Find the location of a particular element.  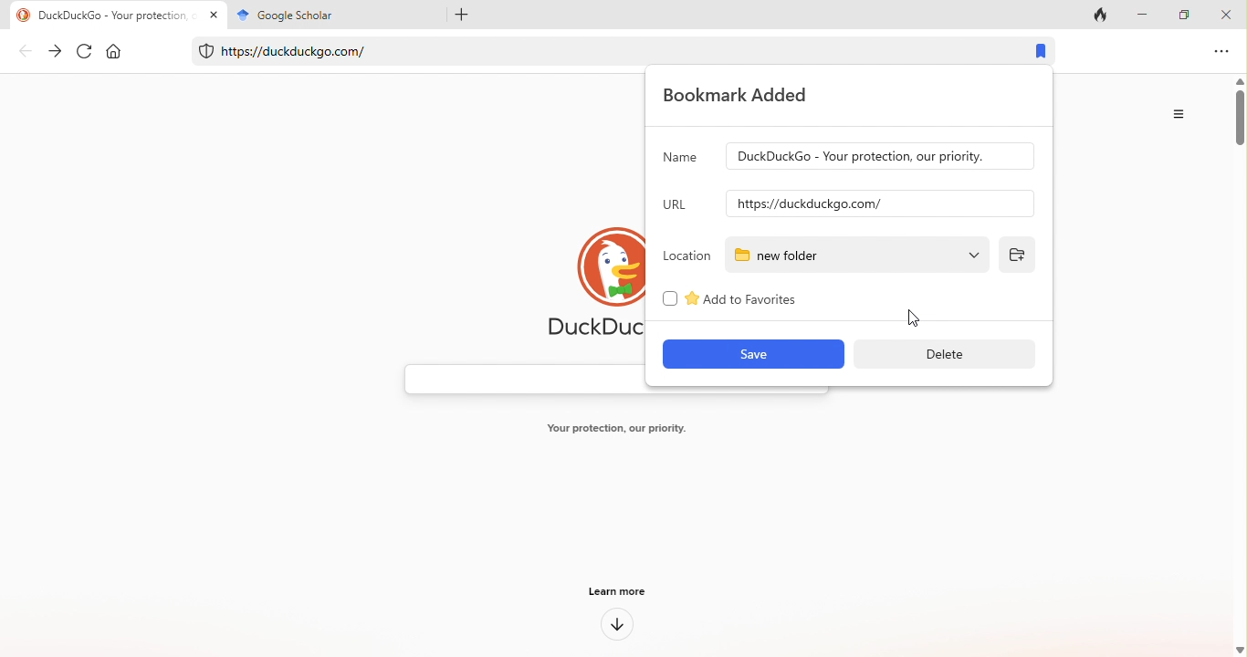

forward is located at coordinates (56, 51).